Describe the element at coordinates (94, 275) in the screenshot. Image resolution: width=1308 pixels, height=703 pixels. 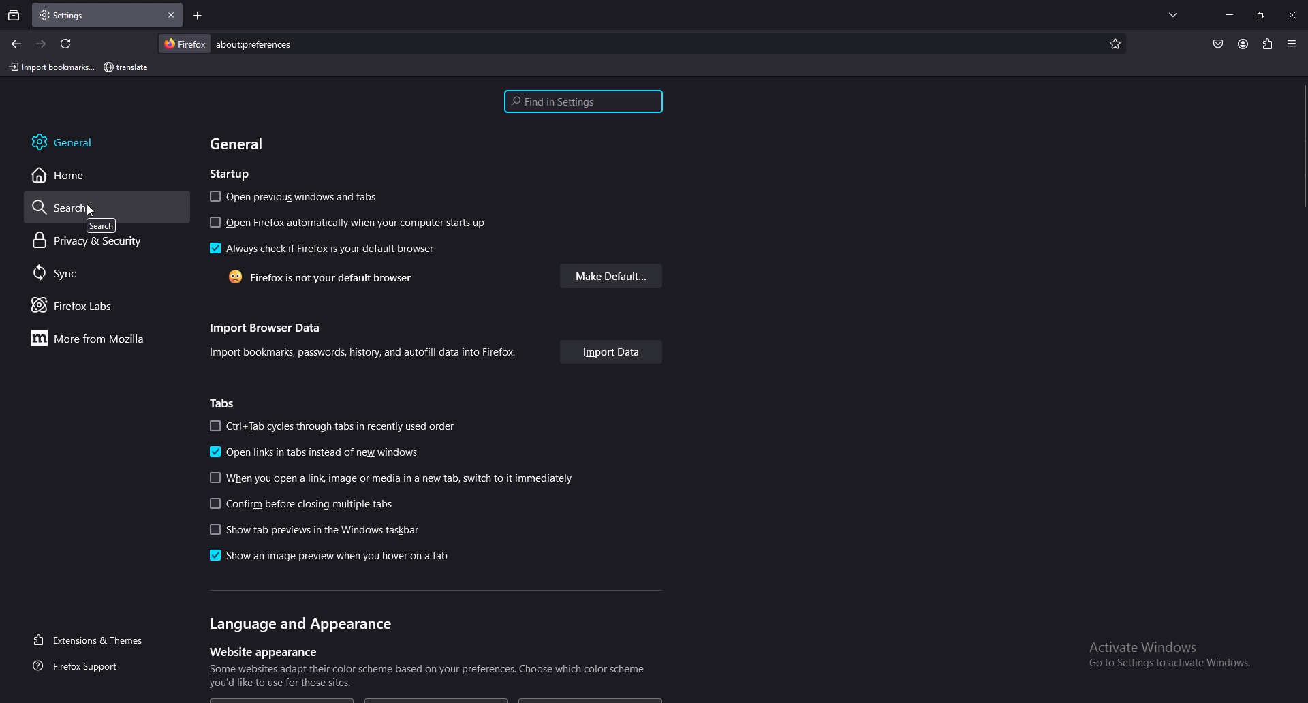
I see `sync` at that location.